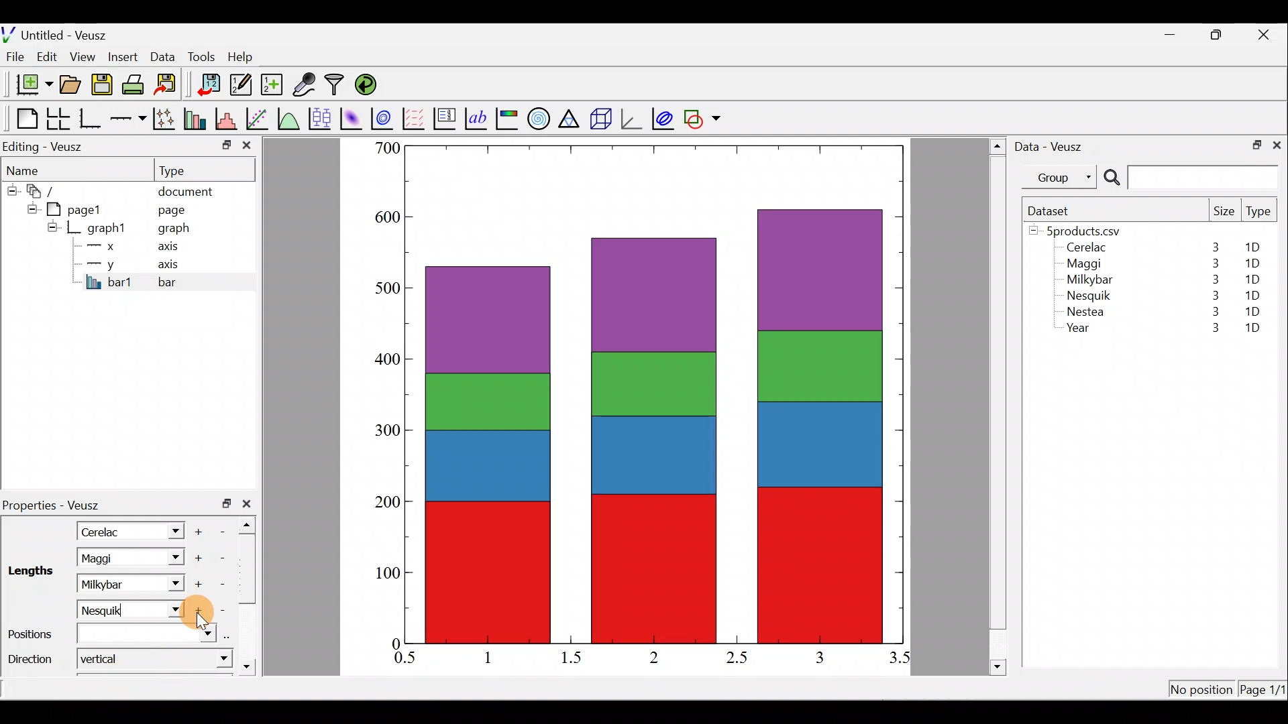  Describe the element at coordinates (107, 229) in the screenshot. I see `graph1` at that location.